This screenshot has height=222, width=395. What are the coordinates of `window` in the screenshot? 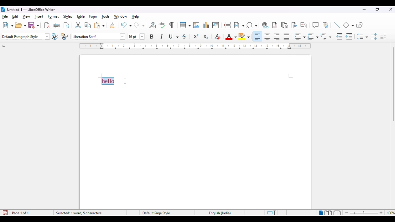 It's located at (120, 16).